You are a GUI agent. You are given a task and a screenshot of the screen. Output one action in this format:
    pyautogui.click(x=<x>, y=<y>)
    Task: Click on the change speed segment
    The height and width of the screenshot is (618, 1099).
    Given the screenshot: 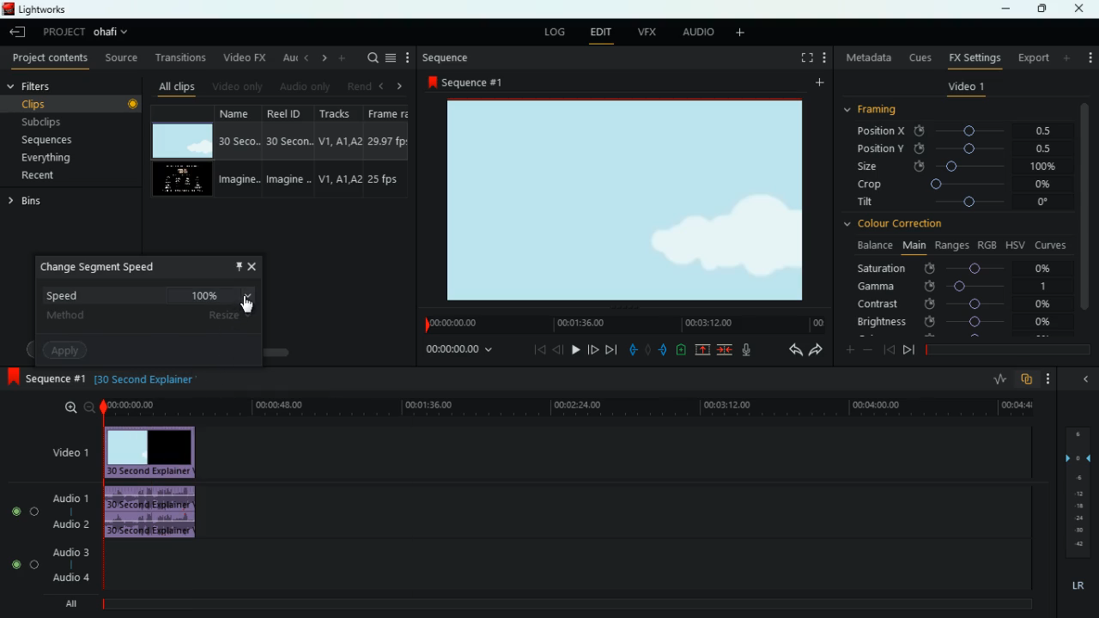 What is the action you would take?
    pyautogui.click(x=107, y=269)
    